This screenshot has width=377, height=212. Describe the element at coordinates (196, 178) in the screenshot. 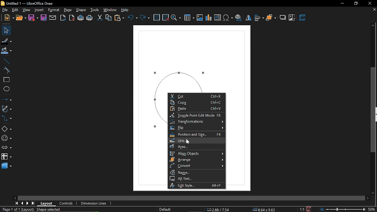

I see `alt text` at that location.